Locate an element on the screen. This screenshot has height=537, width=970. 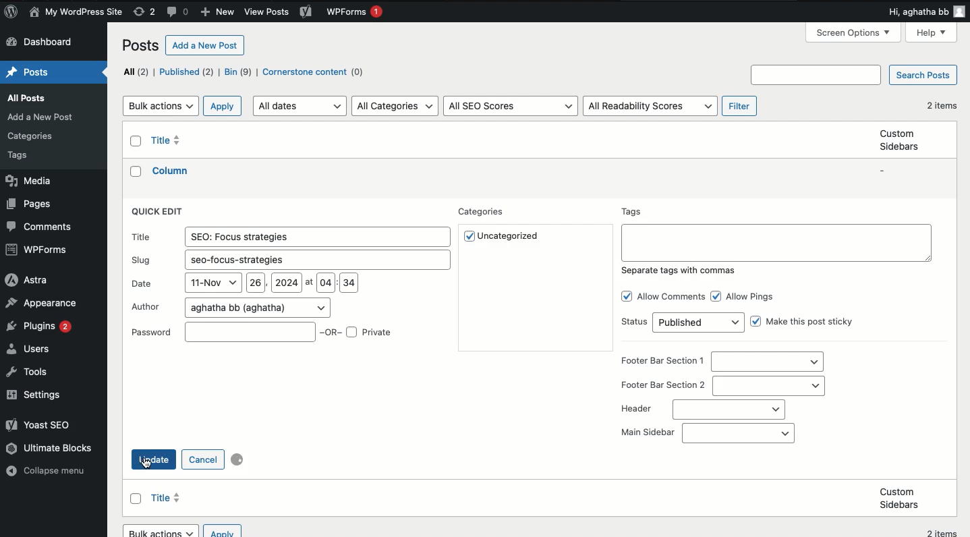
Revisions is located at coordinates (144, 12).